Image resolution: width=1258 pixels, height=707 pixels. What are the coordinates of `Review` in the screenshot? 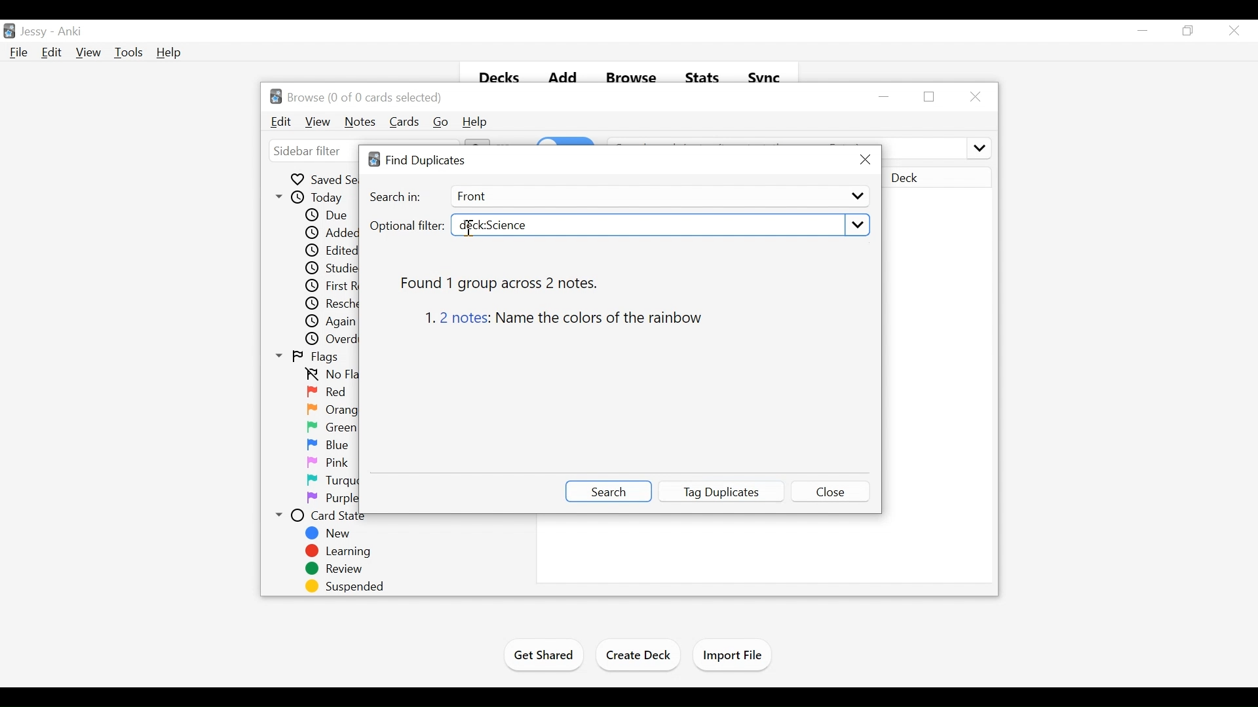 It's located at (334, 570).